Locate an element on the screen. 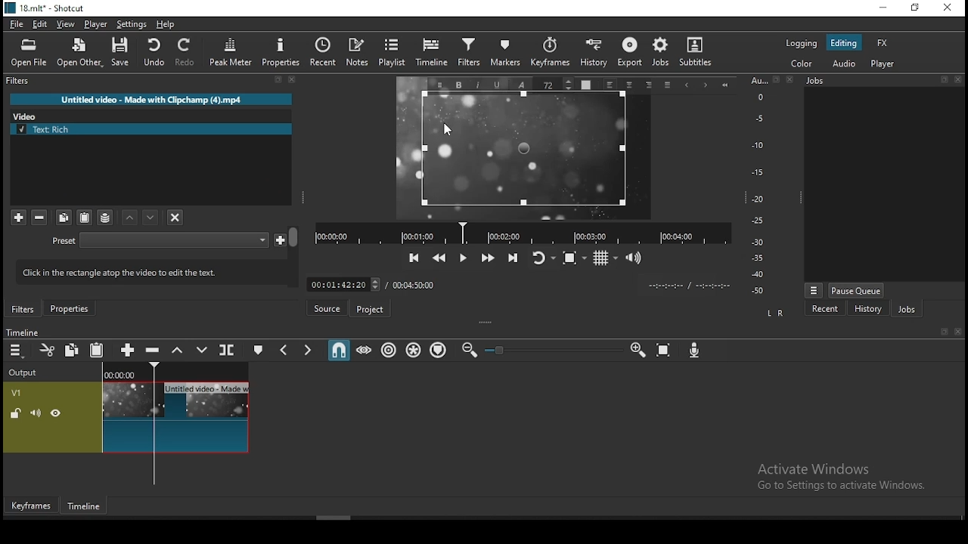  audio is located at coordinates (843, 64).